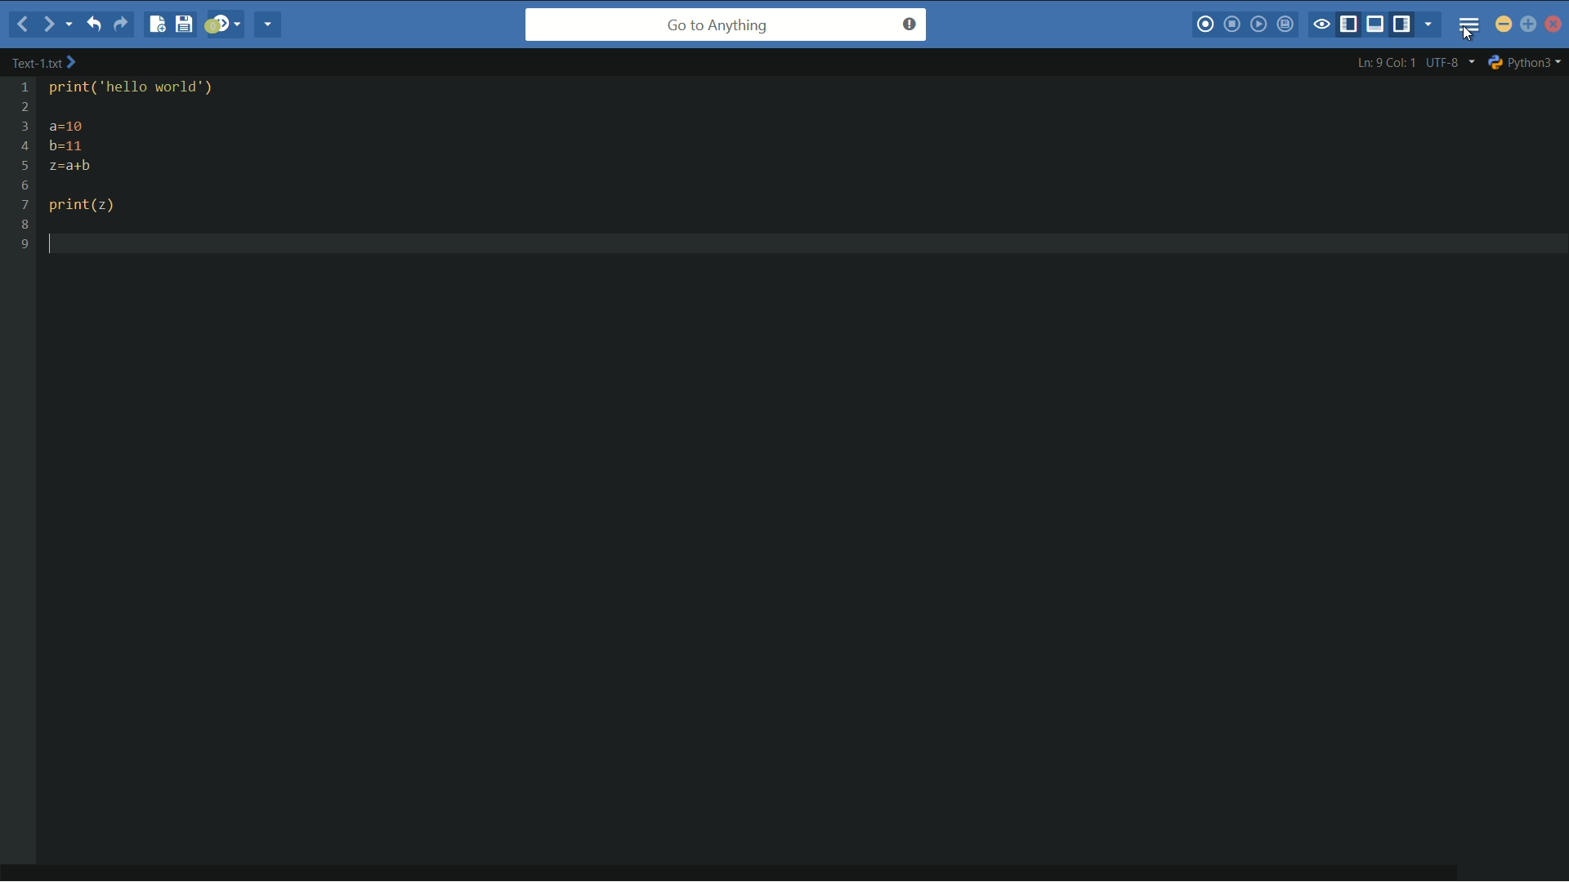  What do you see at coordinates (1322, 24) in the screenshot?
I see `toggle focus mode` at bounding box center [1322, 24].